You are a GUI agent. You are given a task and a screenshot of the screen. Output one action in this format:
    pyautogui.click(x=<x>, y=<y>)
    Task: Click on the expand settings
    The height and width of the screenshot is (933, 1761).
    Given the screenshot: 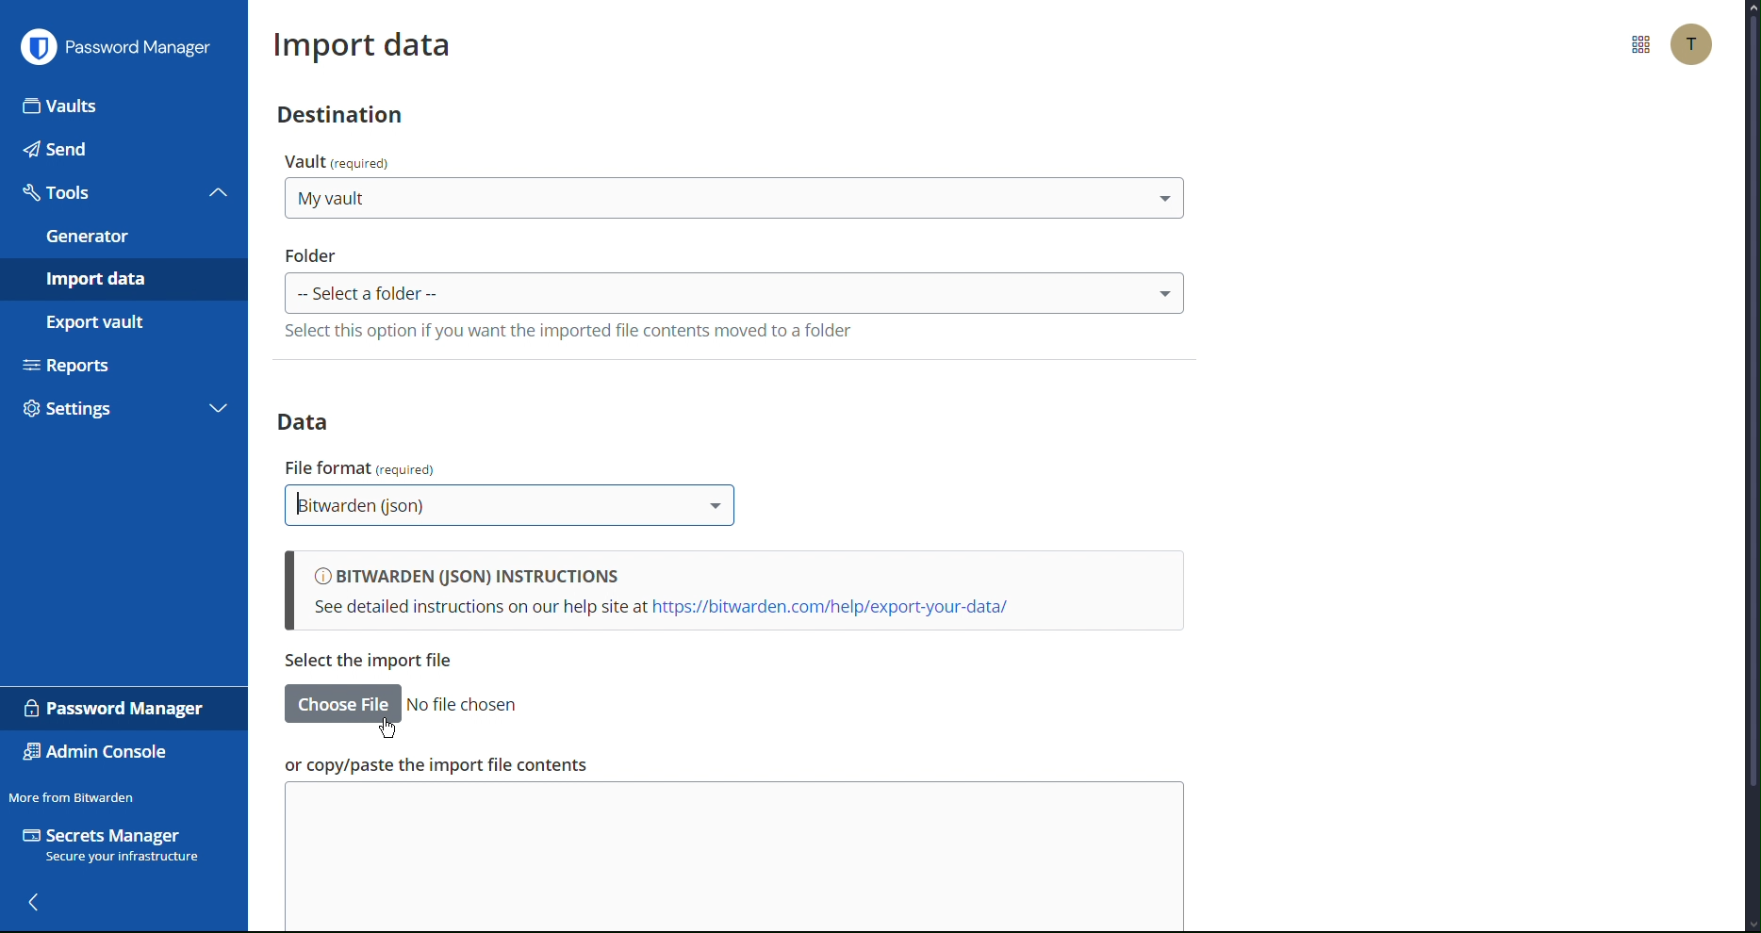 What is the action you would take?
    pyautogui.click(x=219, y=411)
    